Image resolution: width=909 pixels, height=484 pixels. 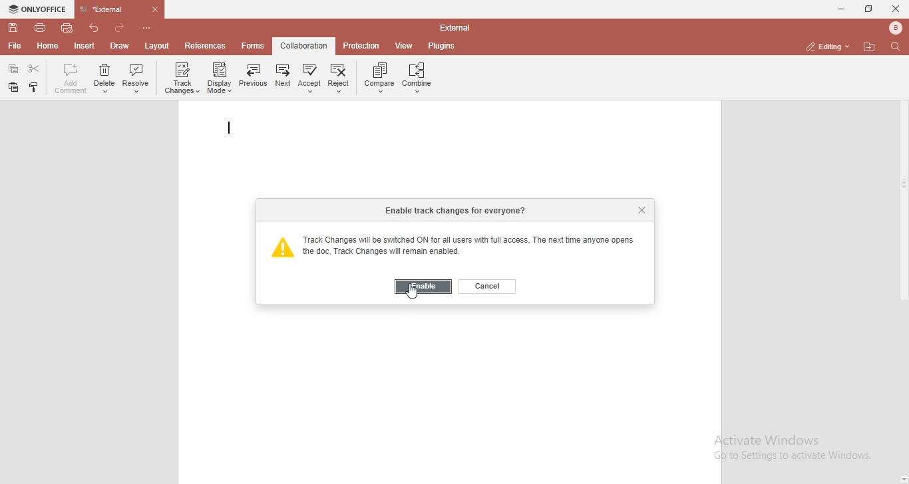 What do you see at coordinates (156, 47) in the screenshot?
I see `layout` at bounding box center [156, 47].